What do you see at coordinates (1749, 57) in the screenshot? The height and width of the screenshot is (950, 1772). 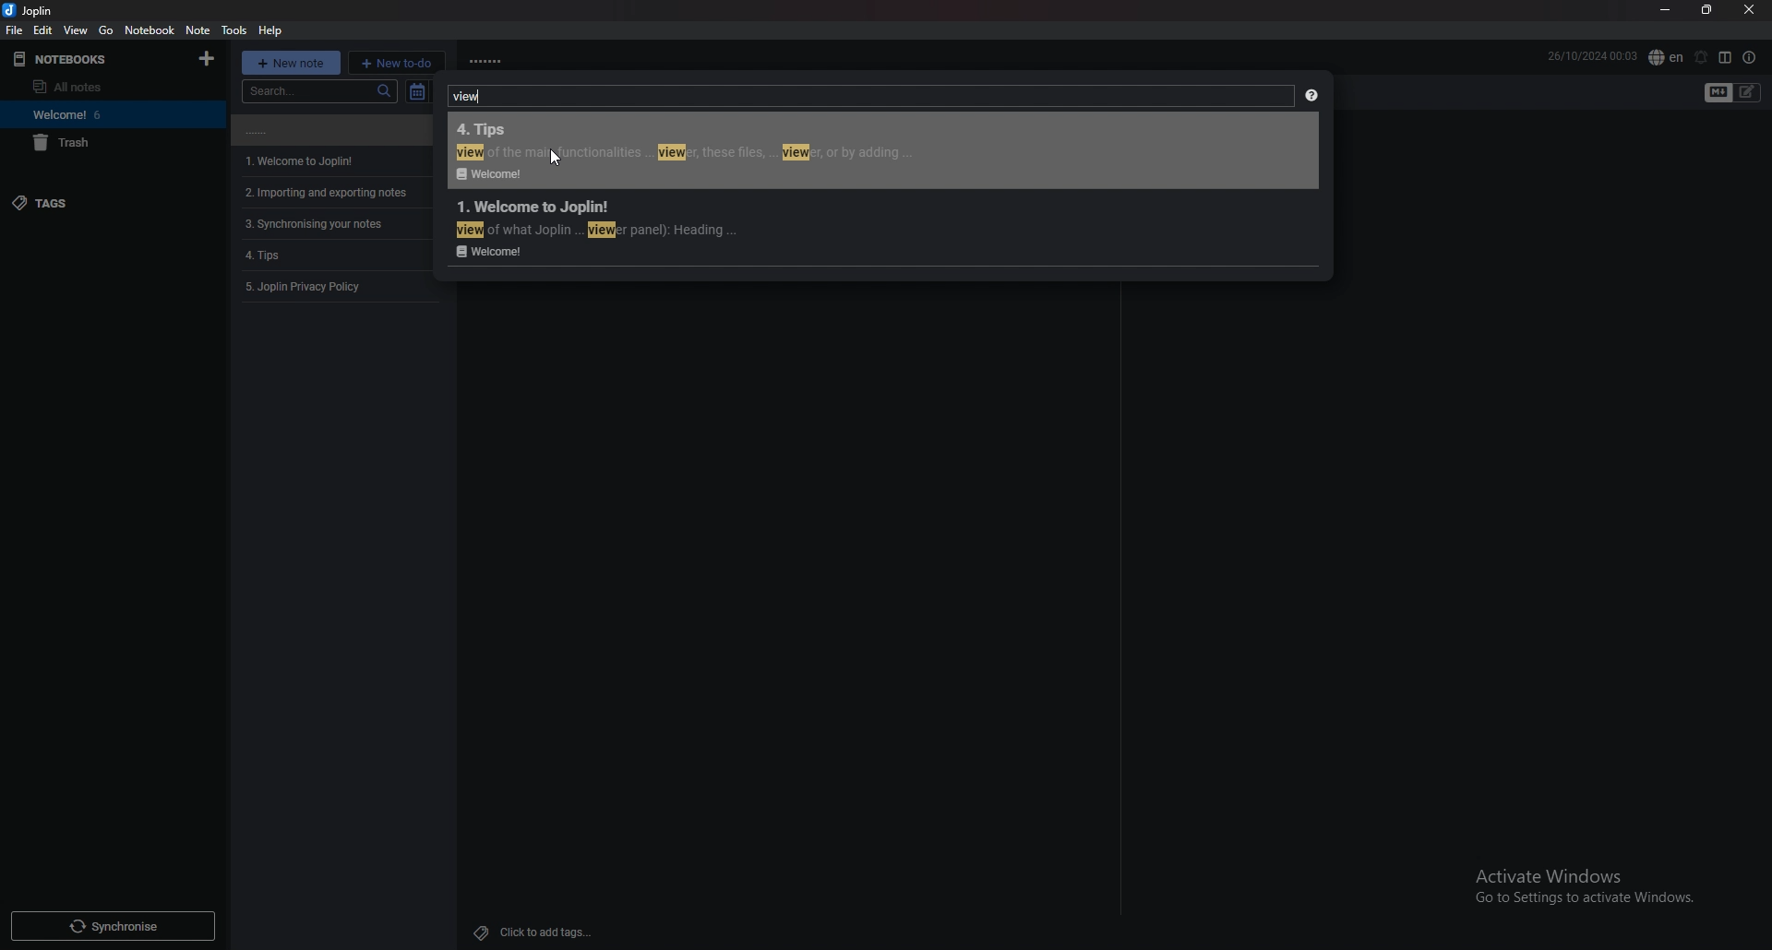 I see `note properties` at bounding box center [1749, 57].